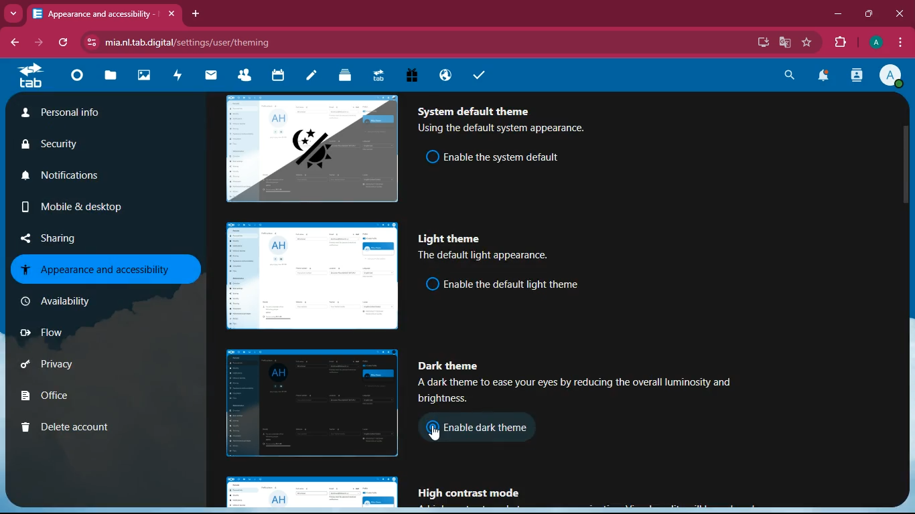 This screenshot has height=514, width=915. Describe the element at coordinates (310, 277) in the screenshot. I see `image` at that location.